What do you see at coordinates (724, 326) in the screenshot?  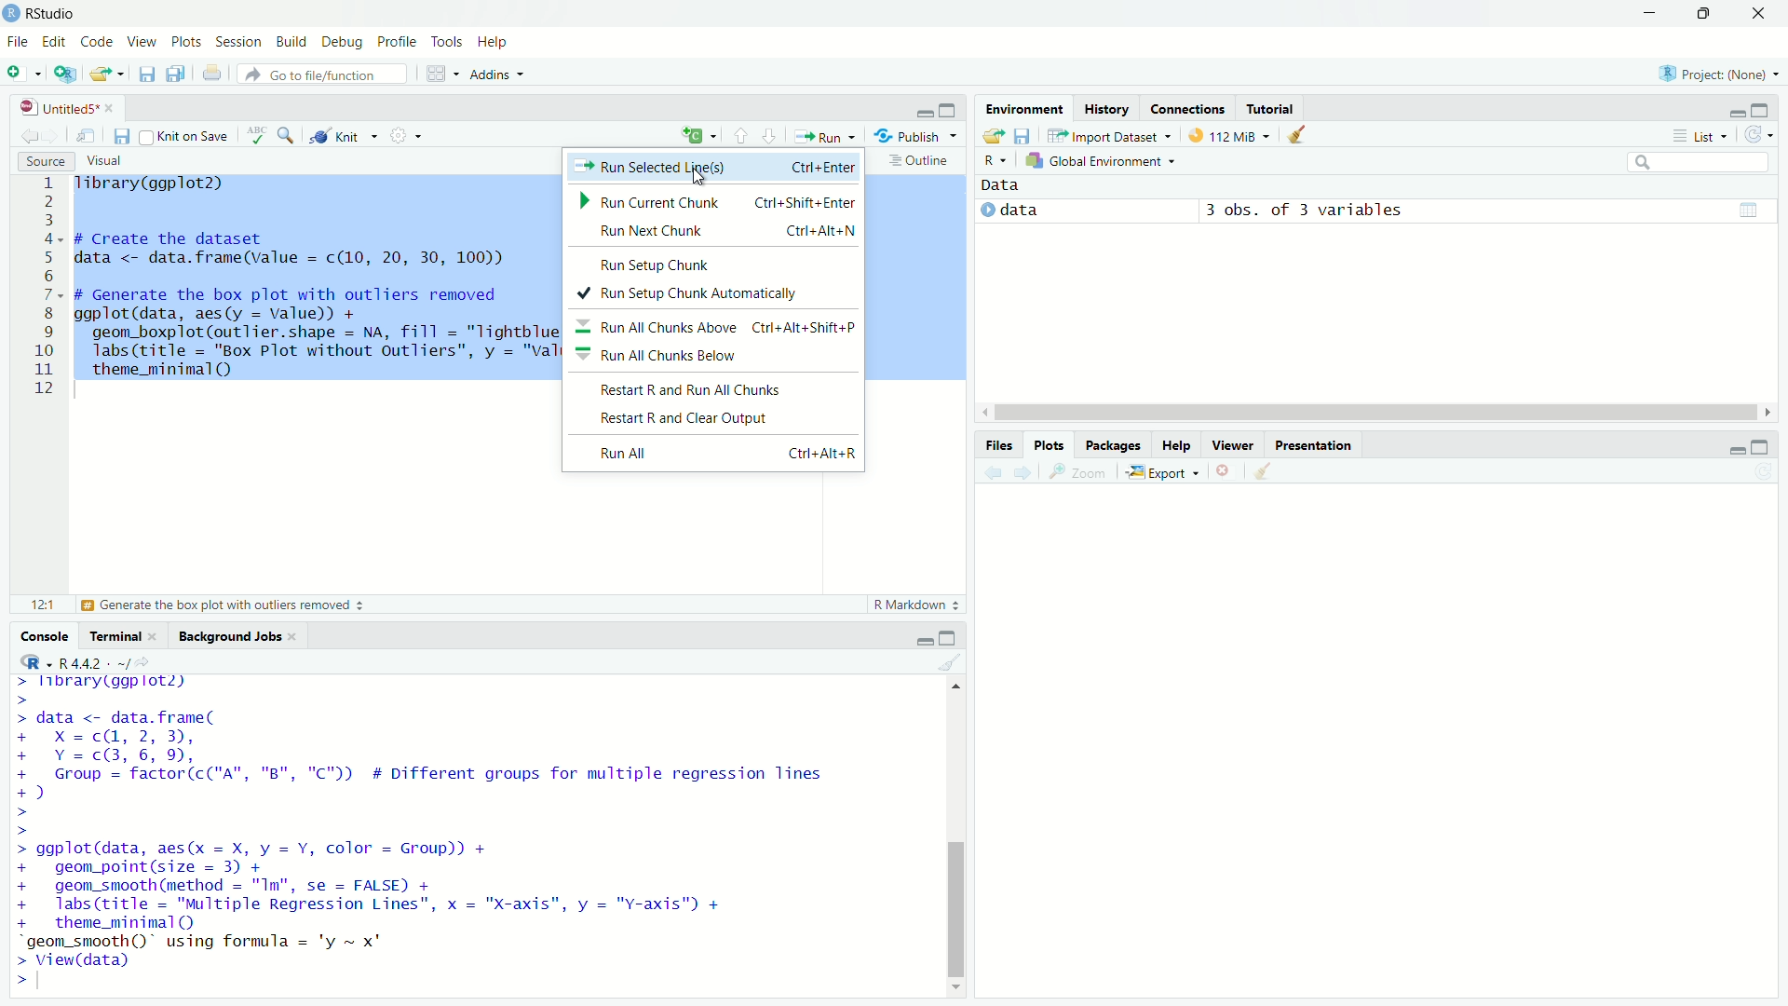 I see `~ Run All Chunks Above  Ctrl+Alt+Shift+P |` at bounding box center [724, 326].